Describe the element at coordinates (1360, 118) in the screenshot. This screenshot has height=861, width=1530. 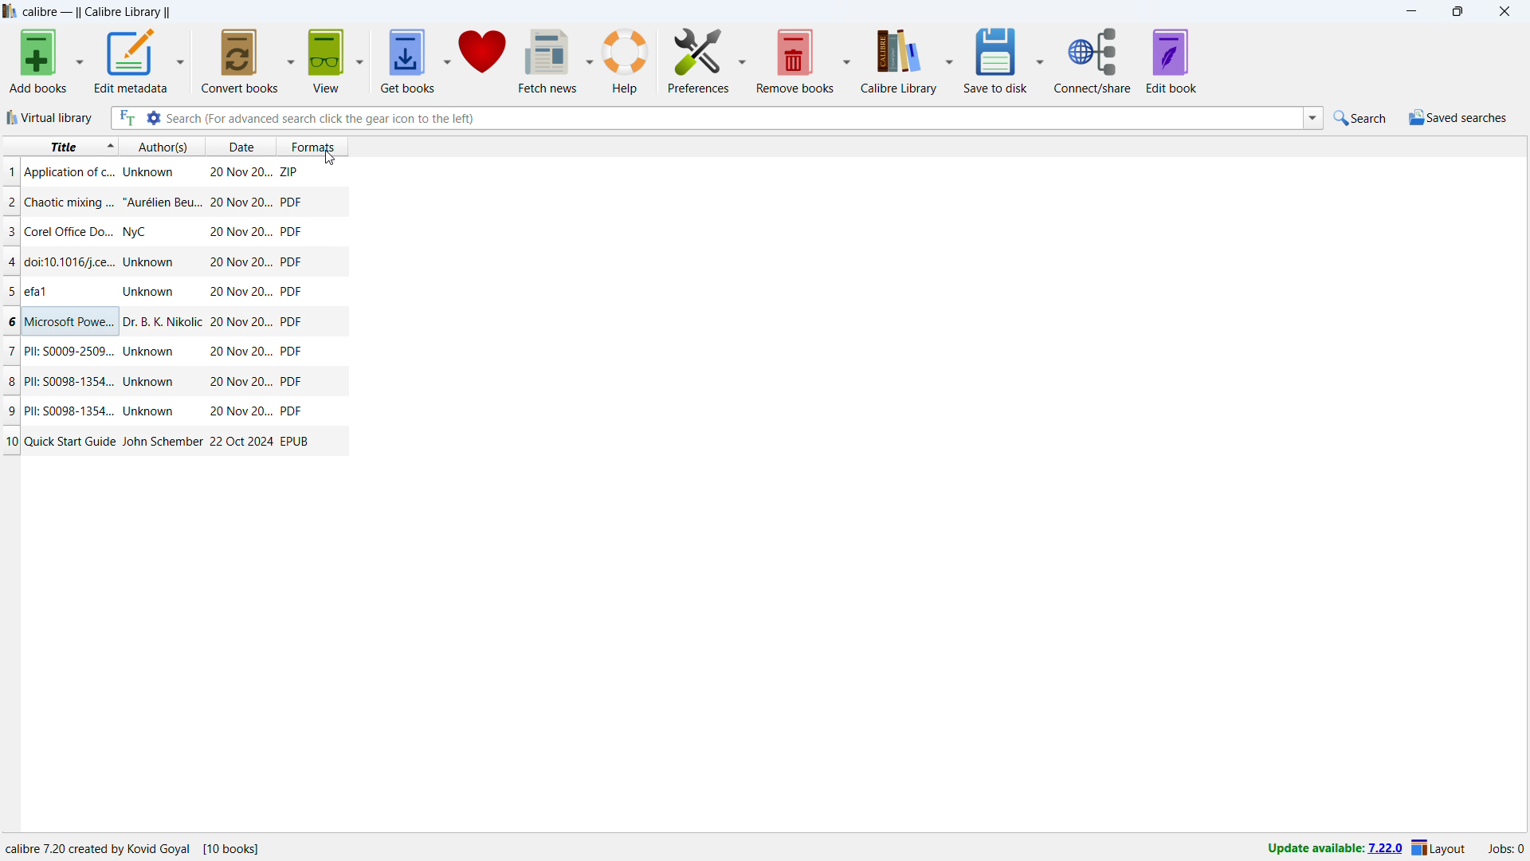
I see `quick search` at that location.